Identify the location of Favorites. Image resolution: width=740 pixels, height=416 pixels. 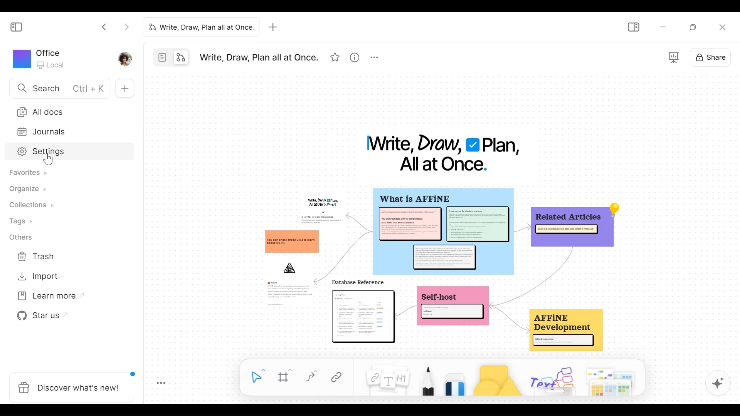
(31, 174).